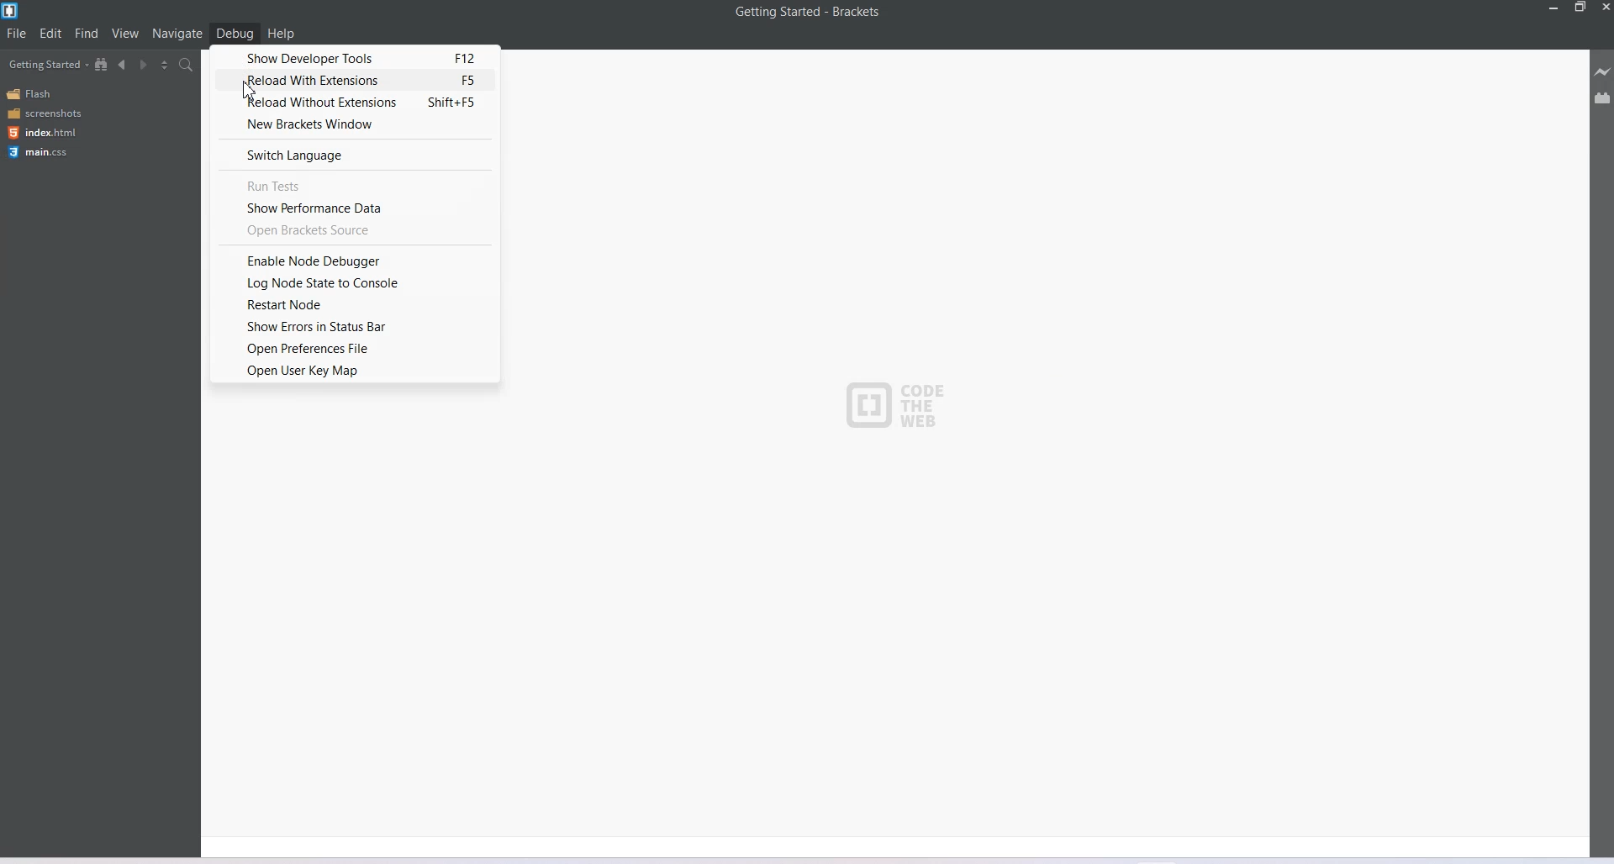 Image resolution: width=1614 pixels, height=864 pixels. I want to click on Navigation, so click(178, 33).